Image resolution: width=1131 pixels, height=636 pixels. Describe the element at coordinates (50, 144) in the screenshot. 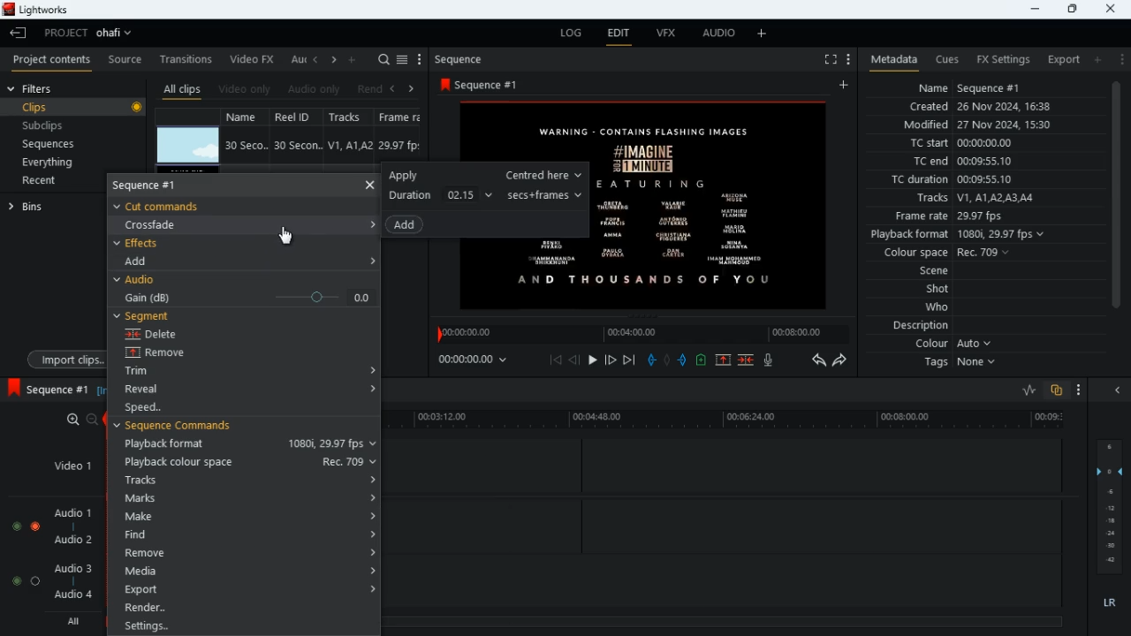

I see `sequences` at that location.